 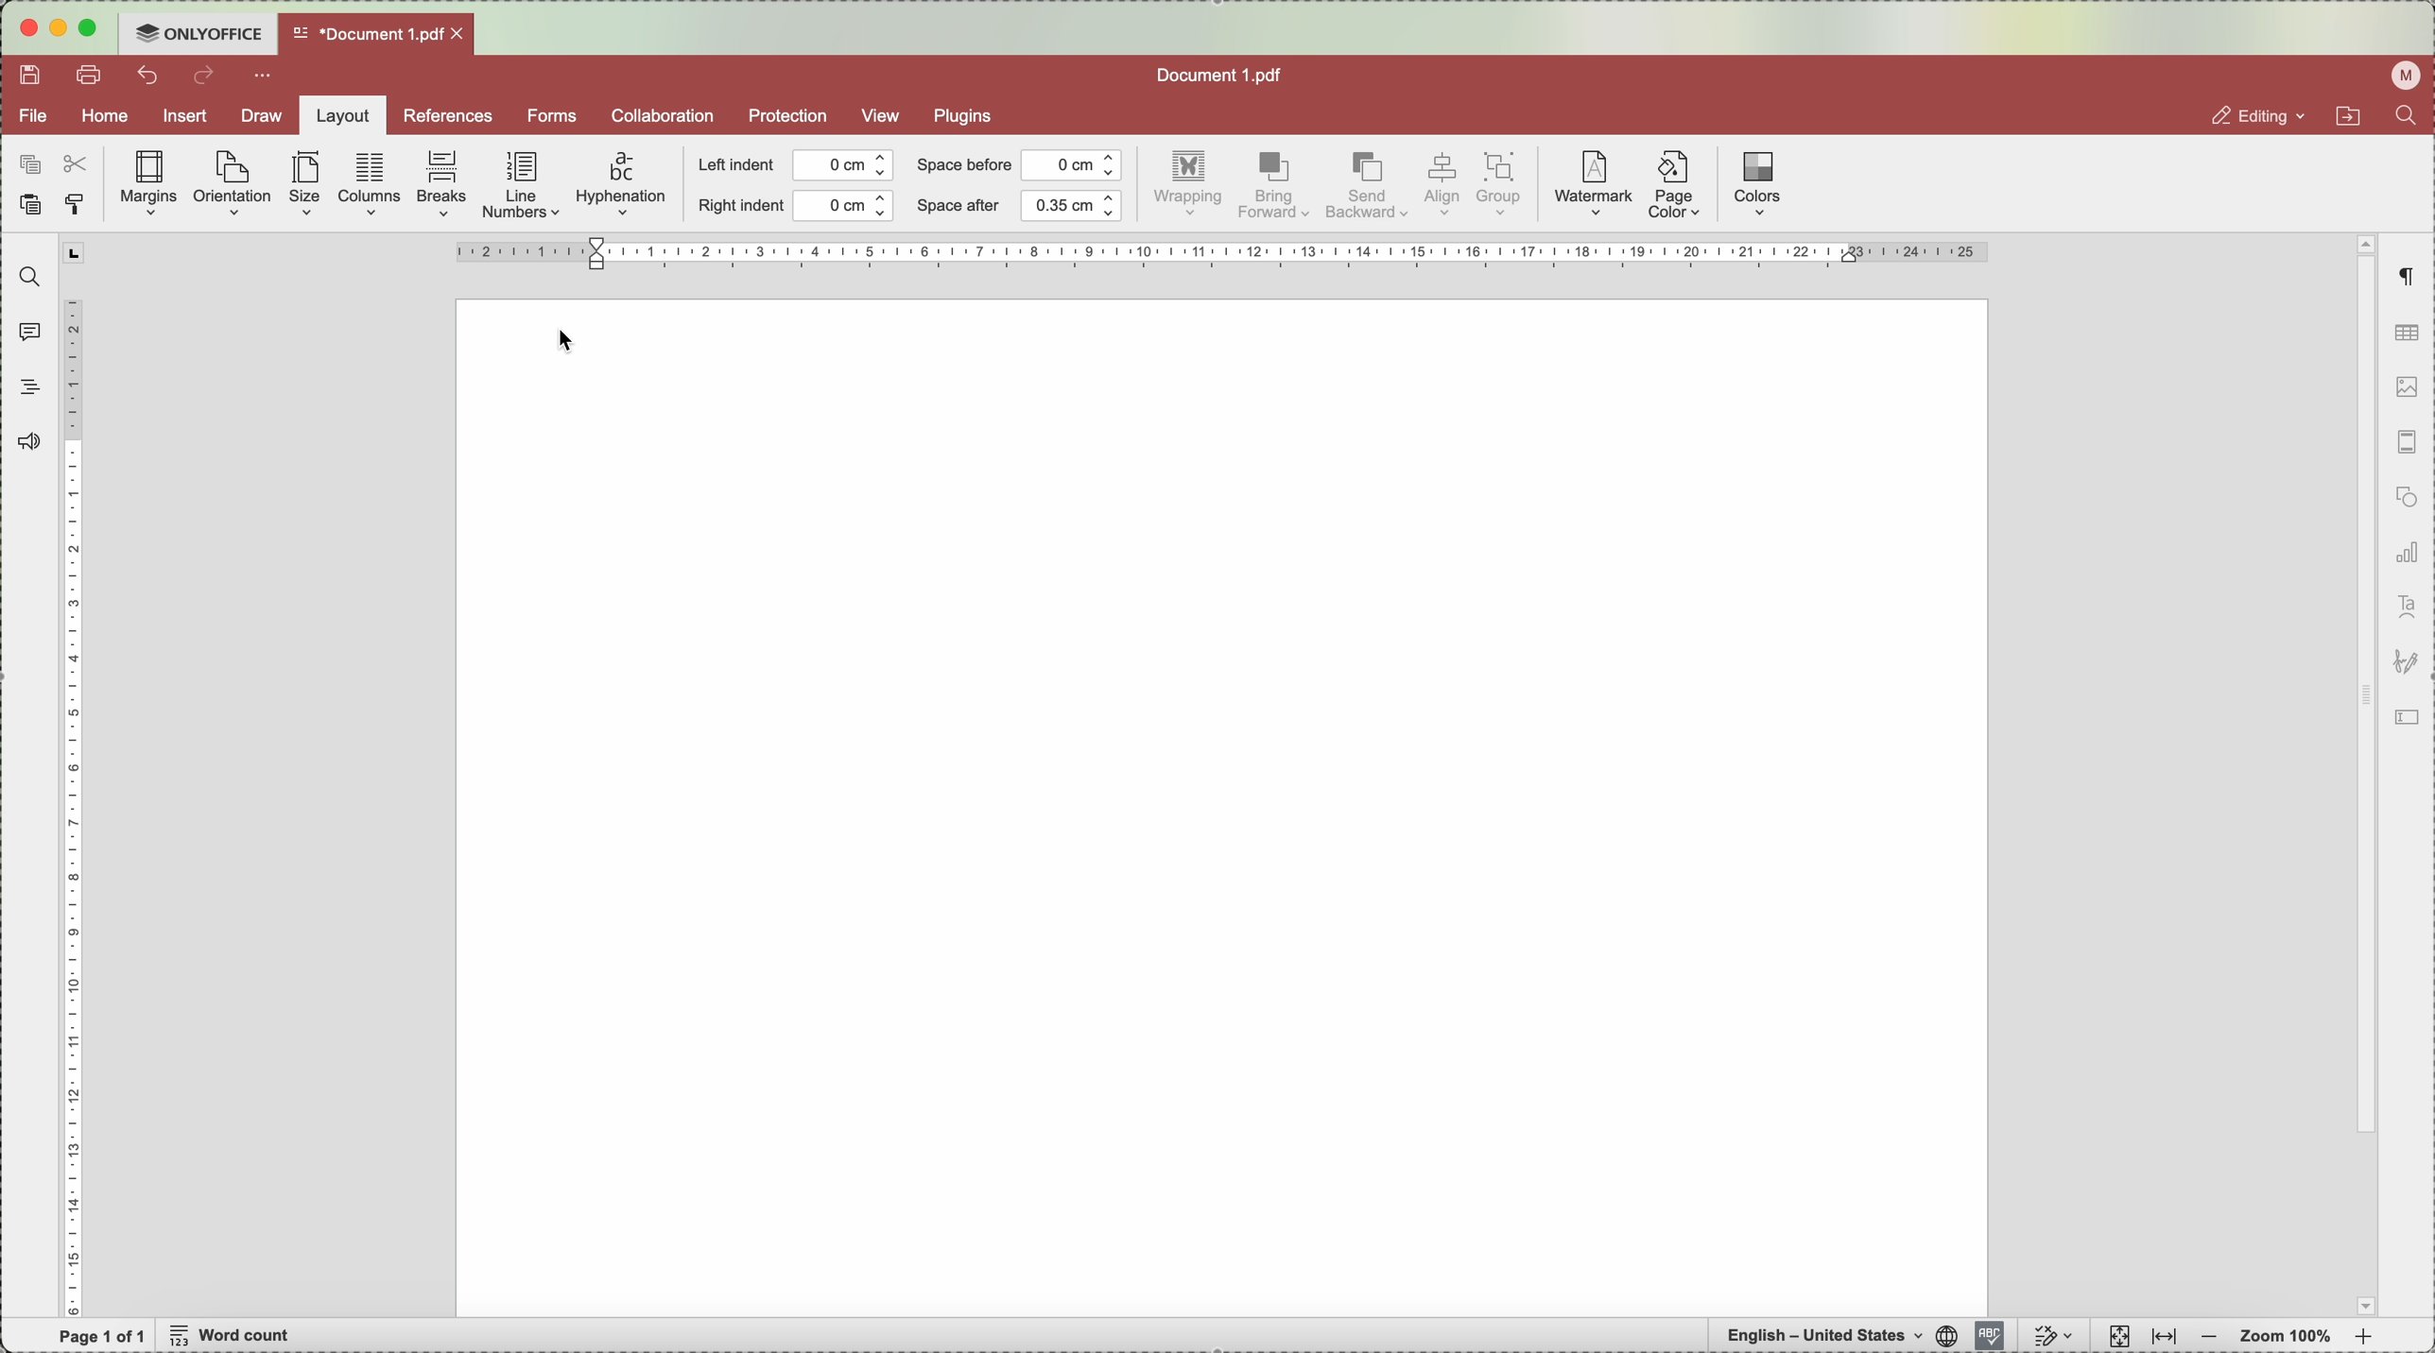 What do you see at coordinates (255, 116) in the screenshot?
I see `draw` at bounding box center [255, 116].